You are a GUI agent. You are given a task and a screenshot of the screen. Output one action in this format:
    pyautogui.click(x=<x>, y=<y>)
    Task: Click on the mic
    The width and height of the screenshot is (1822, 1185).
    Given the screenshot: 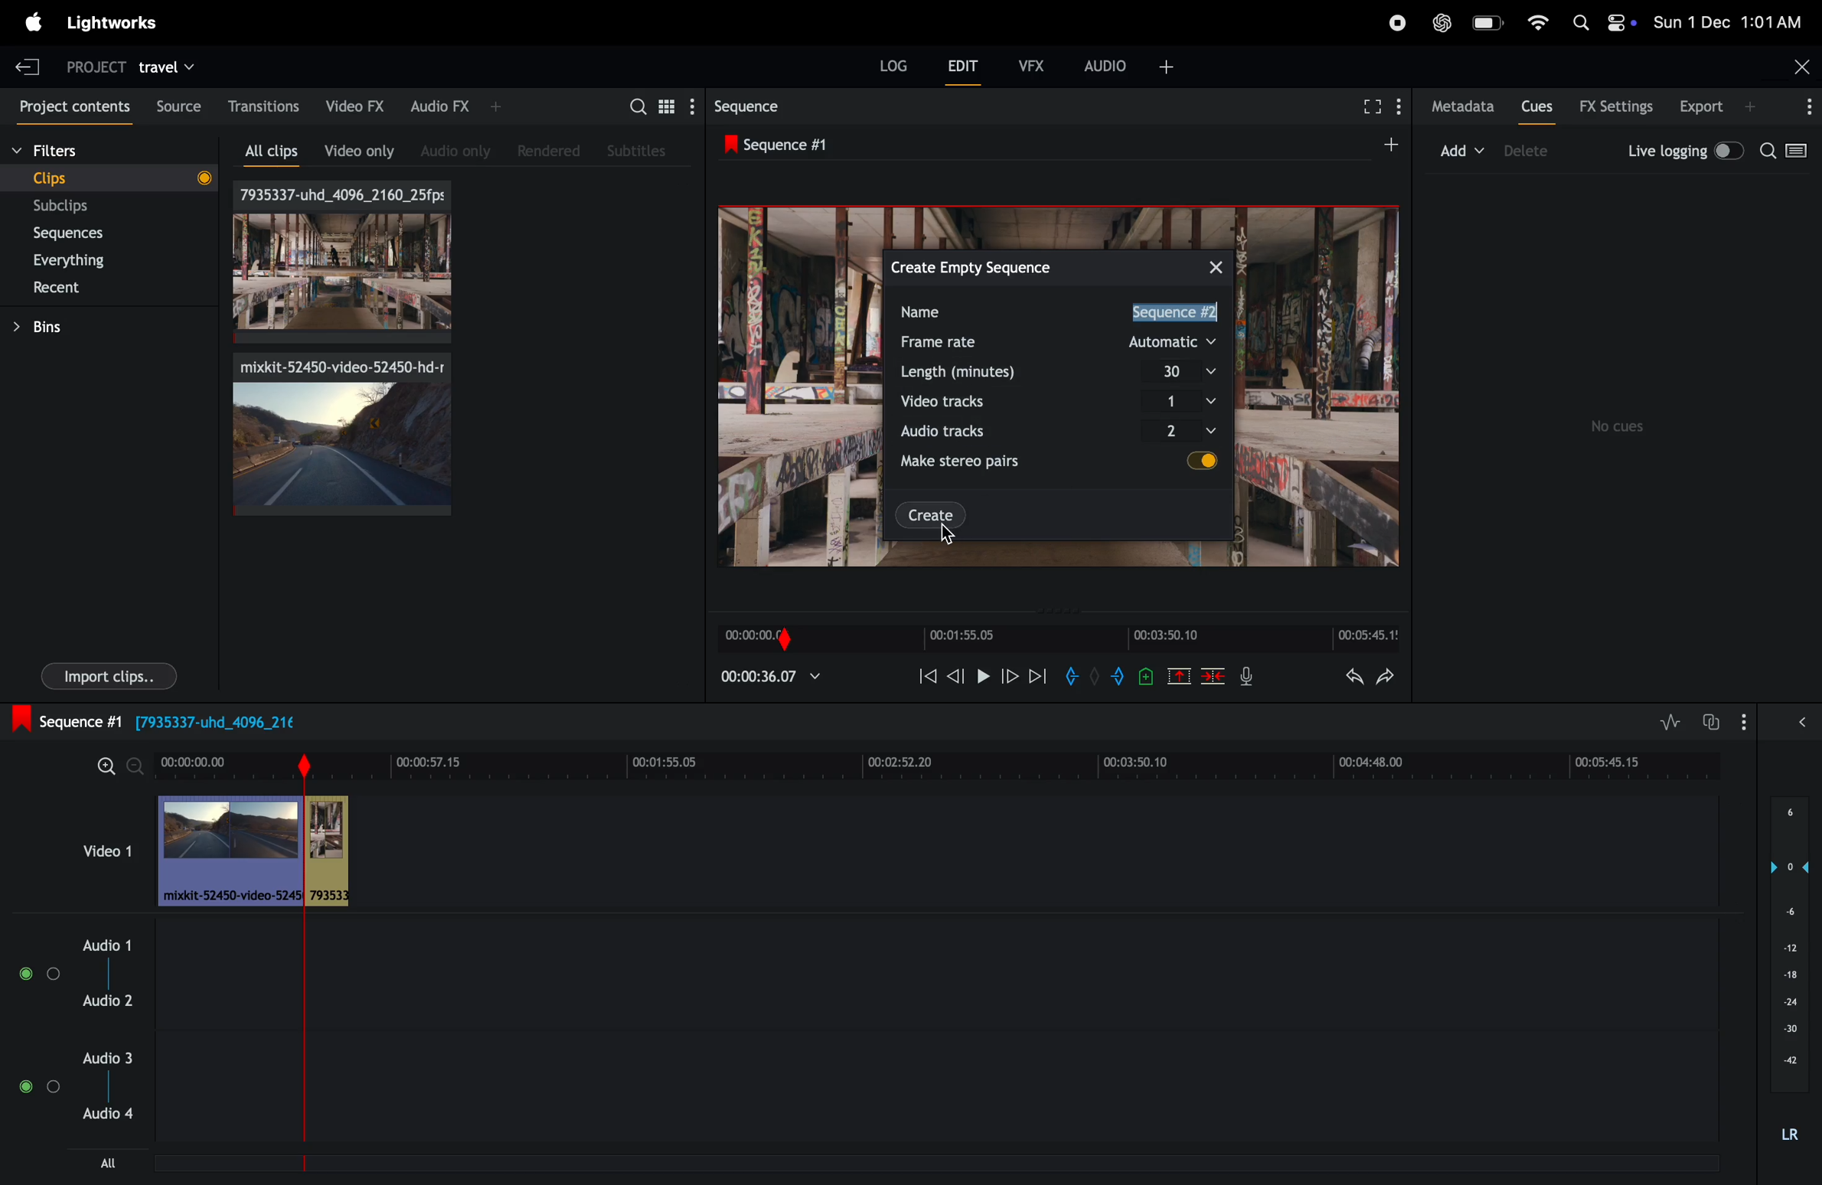 What is the action you would take?
    pyautogui.click(x=1247, y=678)
    